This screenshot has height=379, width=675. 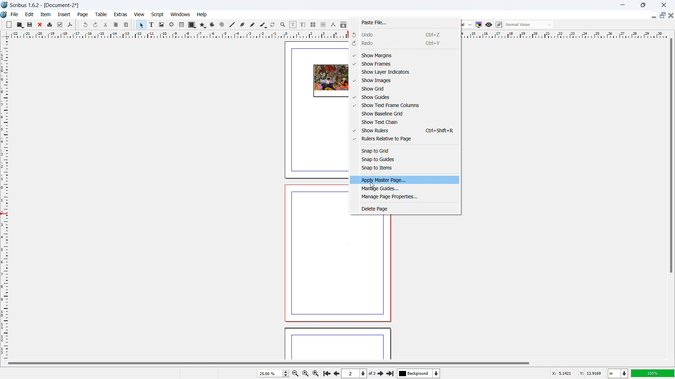 I want to click on delete page, so click(x=405, y=208).